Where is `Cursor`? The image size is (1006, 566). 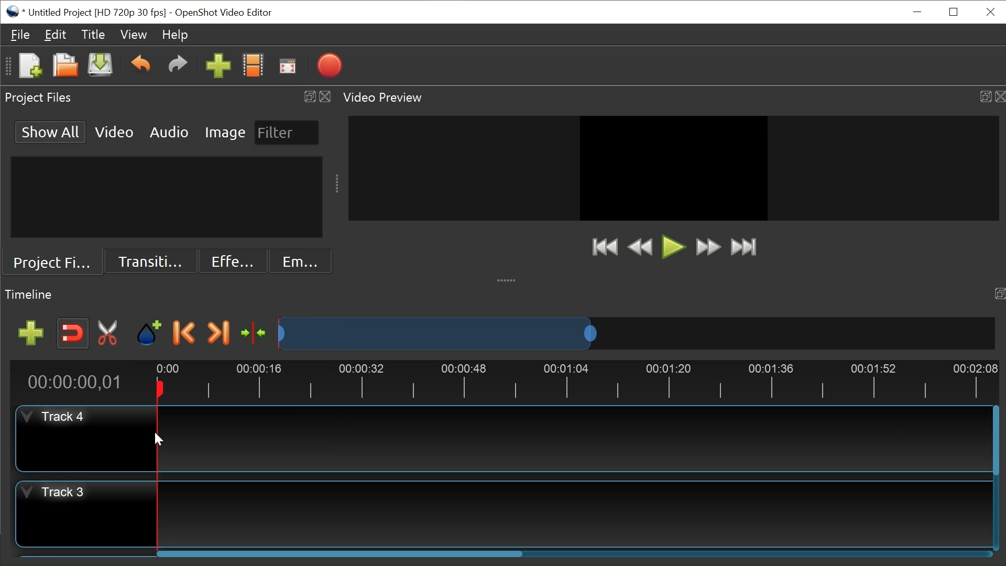 Cursor is located at coordinates (158, 441).